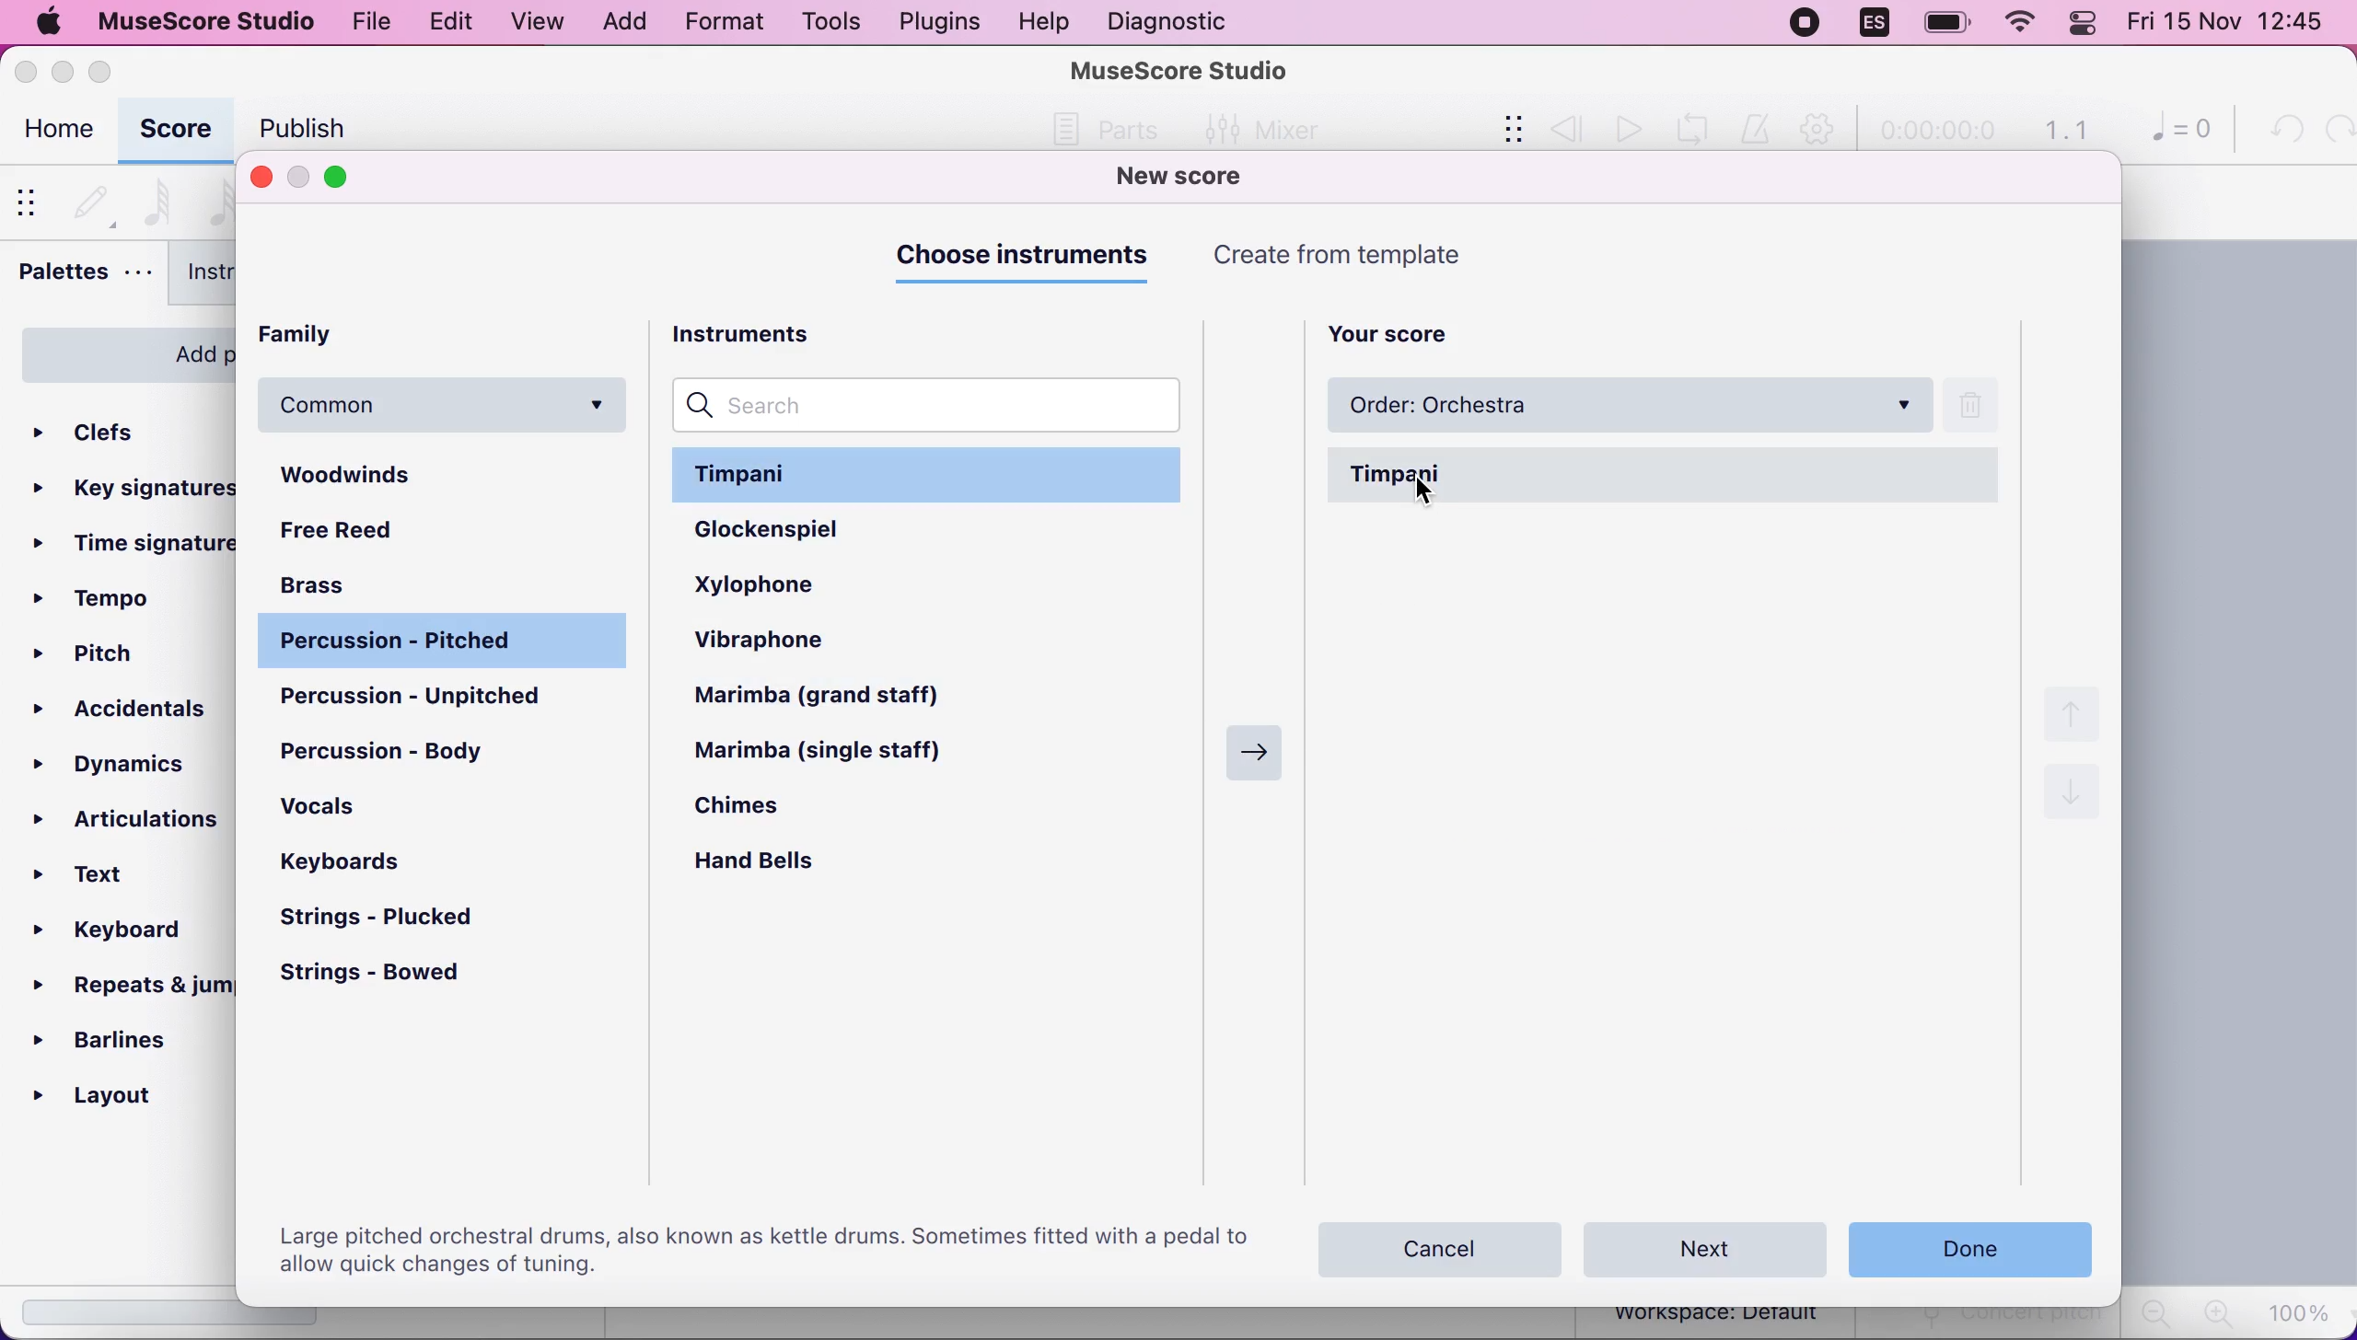 The height and width of the screenshot is (1340, 2357). What do you see at coordinates (83, 276) in the screenshot?
I see `palettes` at bounding box center [83, 276].